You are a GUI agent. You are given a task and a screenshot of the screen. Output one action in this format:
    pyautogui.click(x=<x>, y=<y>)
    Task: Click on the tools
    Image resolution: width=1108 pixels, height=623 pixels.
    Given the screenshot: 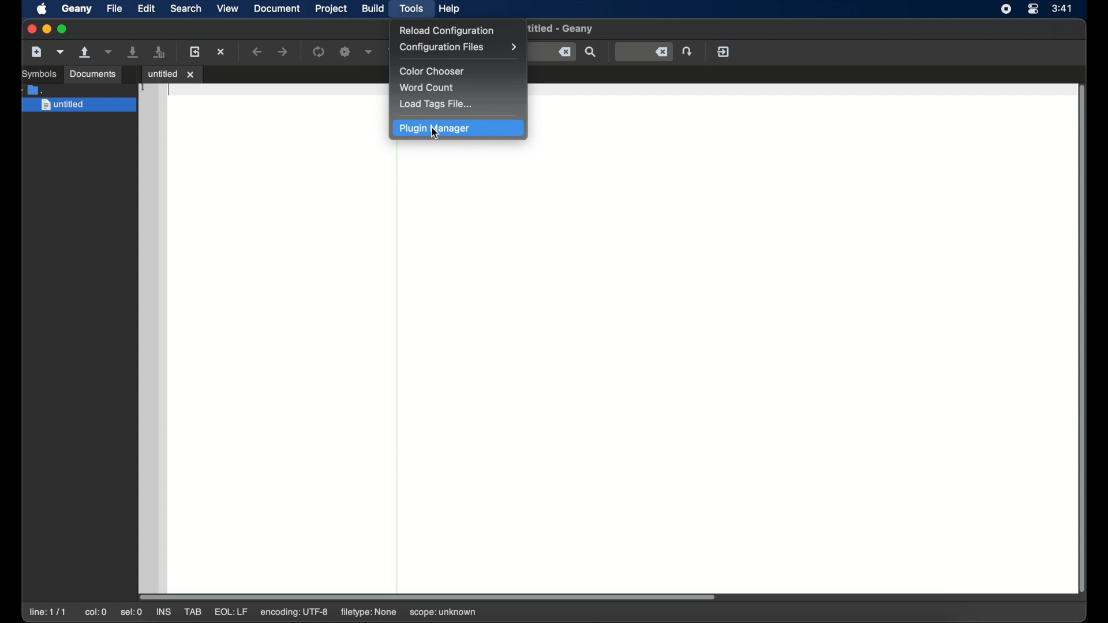 What is the action you would take?
    pyautogui.click(x=413, y=9)
    